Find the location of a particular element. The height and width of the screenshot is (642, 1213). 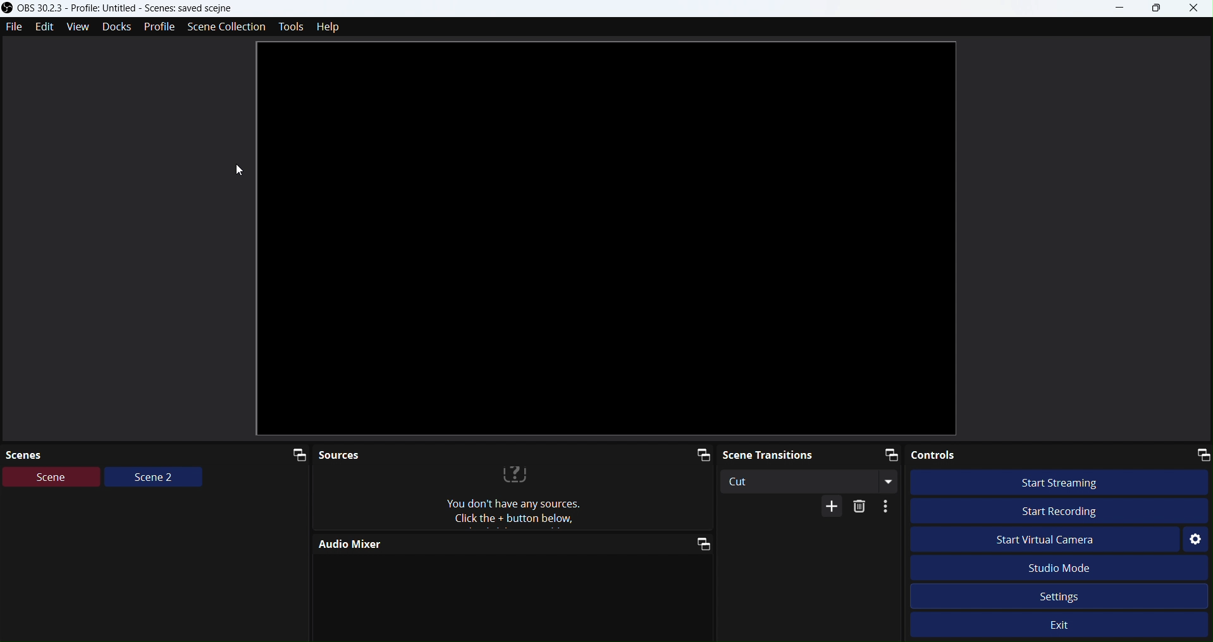

Start Recording is located at coordinates (1059, 511).